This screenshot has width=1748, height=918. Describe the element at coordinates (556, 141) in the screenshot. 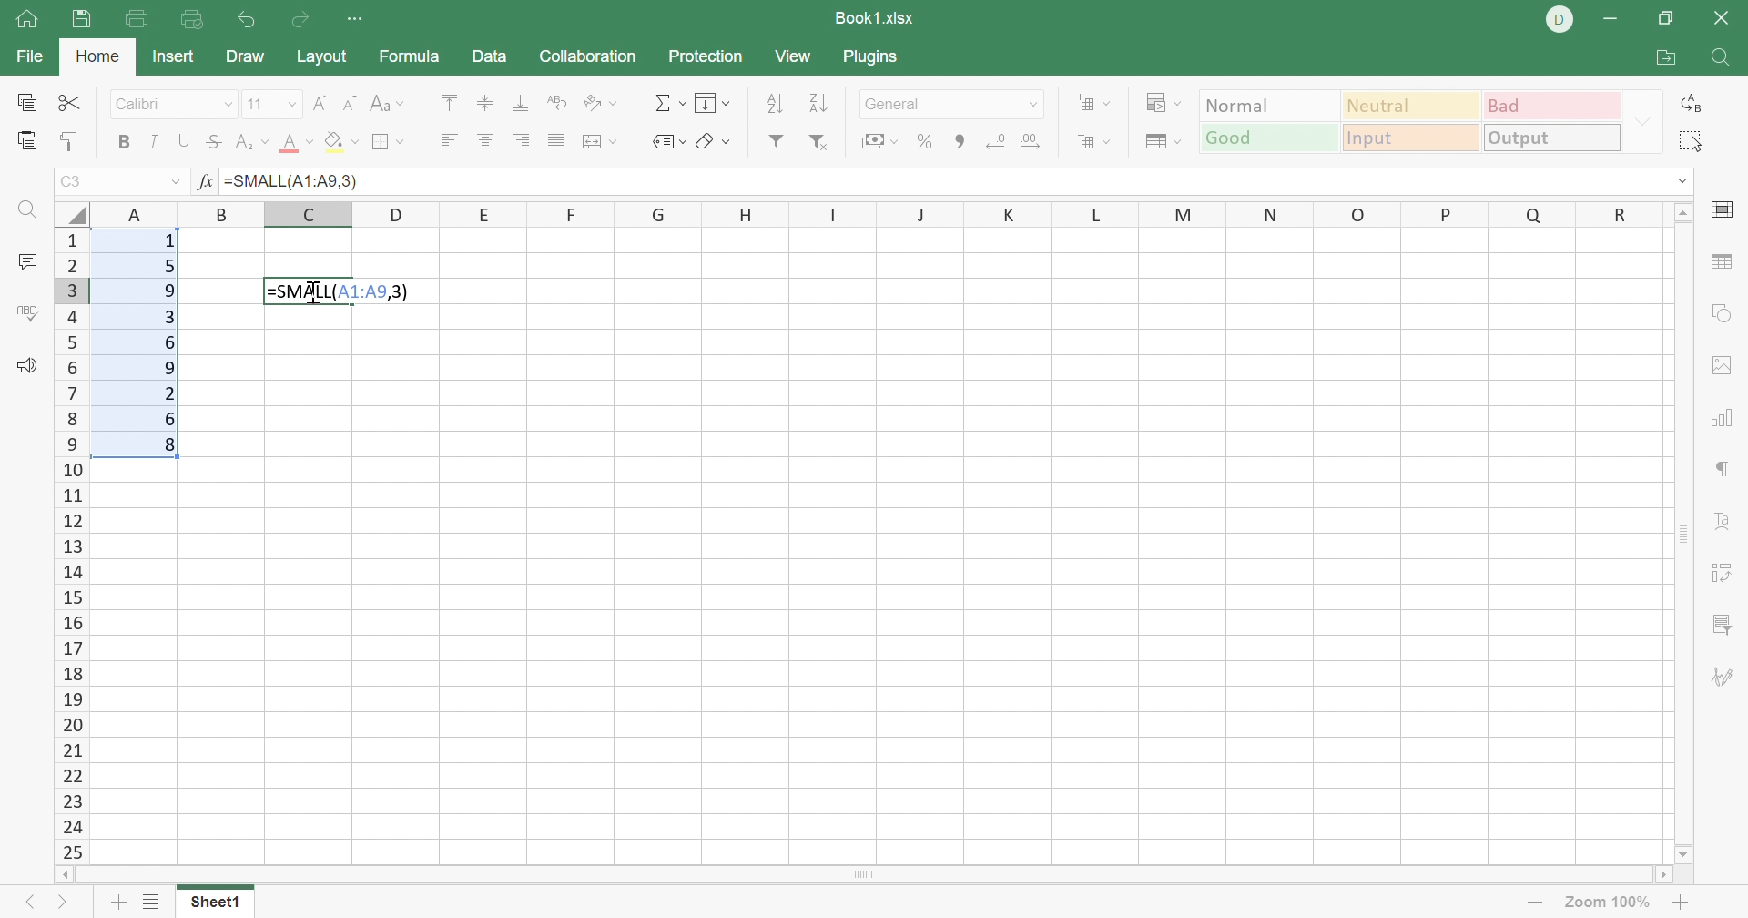

I see `Justified` at that location.